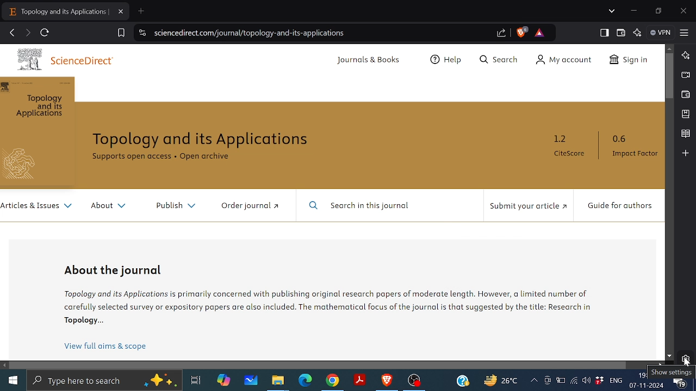  Describe the element at coordinates (307, 381) in the screenshot. I see `Microsoft edge` at that location.